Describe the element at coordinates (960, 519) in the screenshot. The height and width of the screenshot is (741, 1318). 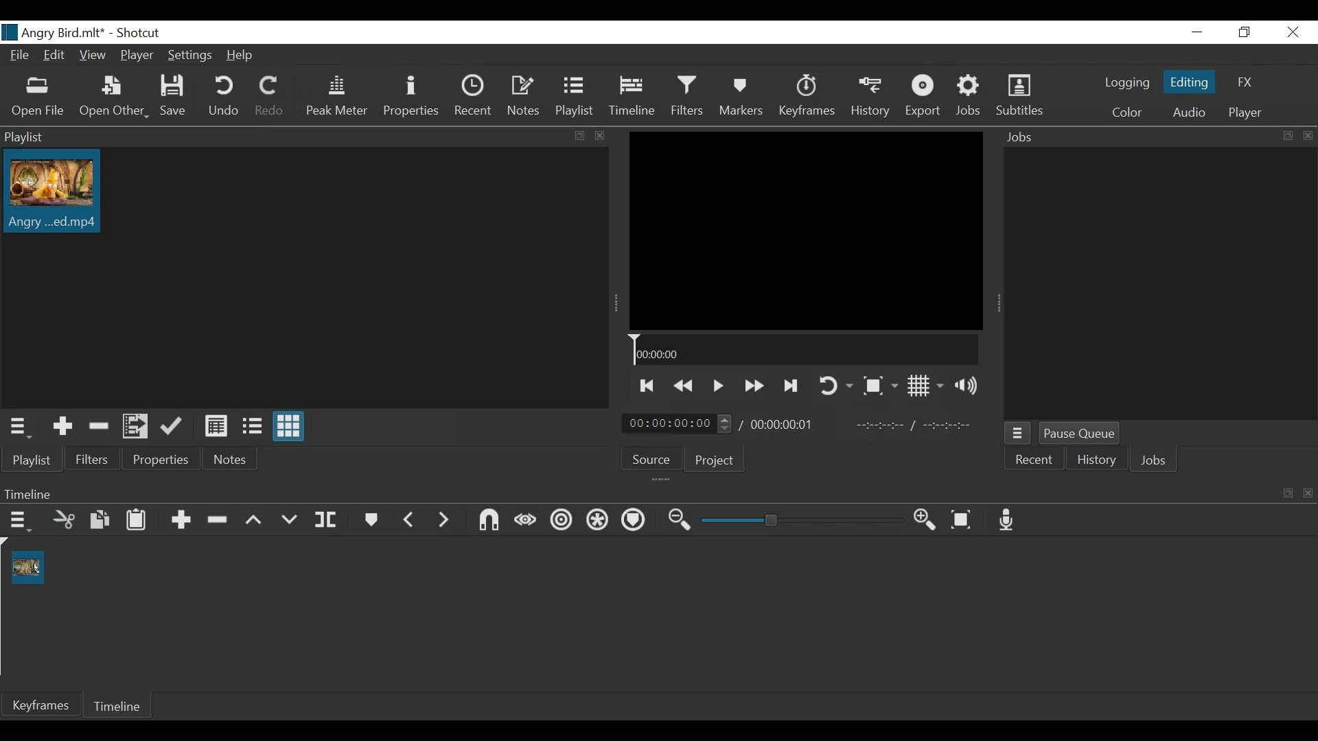
I see `Zoom timeline fit` at that location.